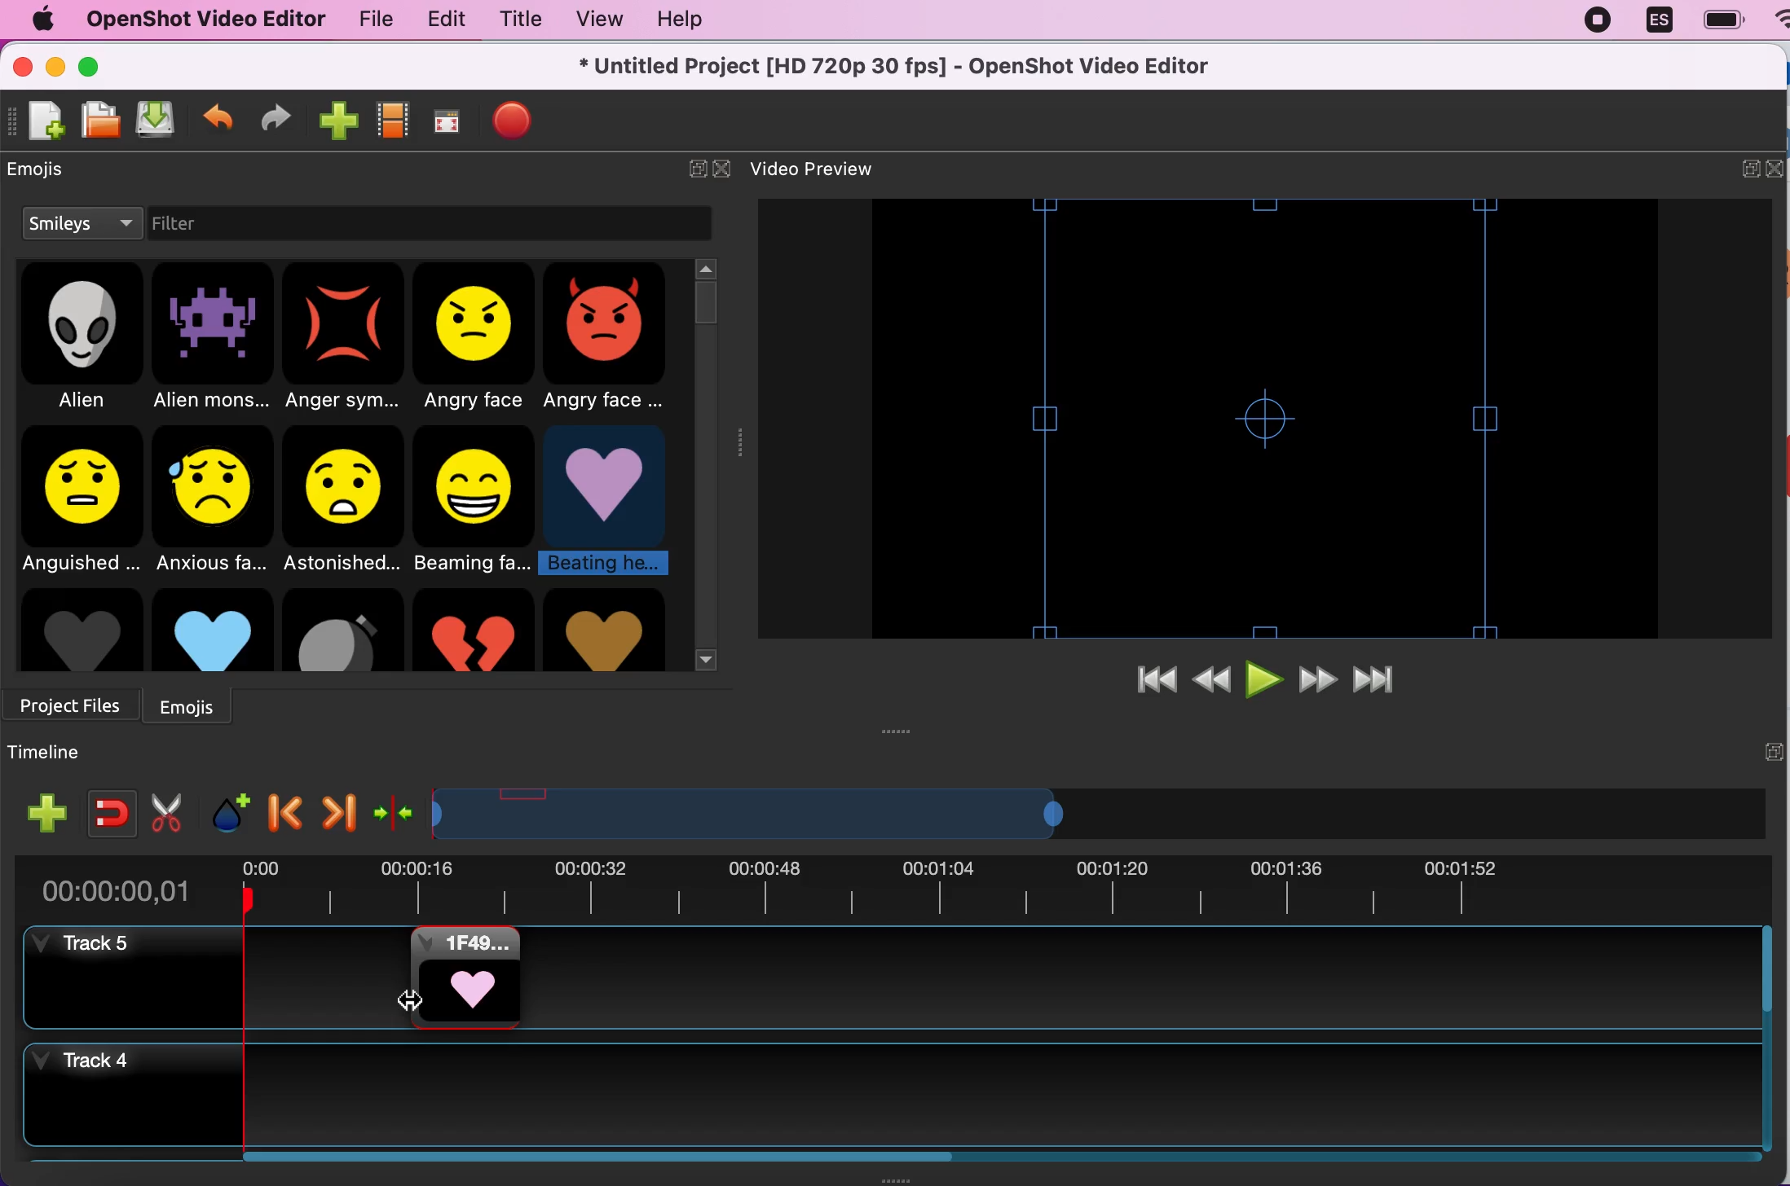  I want to click on recording stopped, so click(1592, 20).